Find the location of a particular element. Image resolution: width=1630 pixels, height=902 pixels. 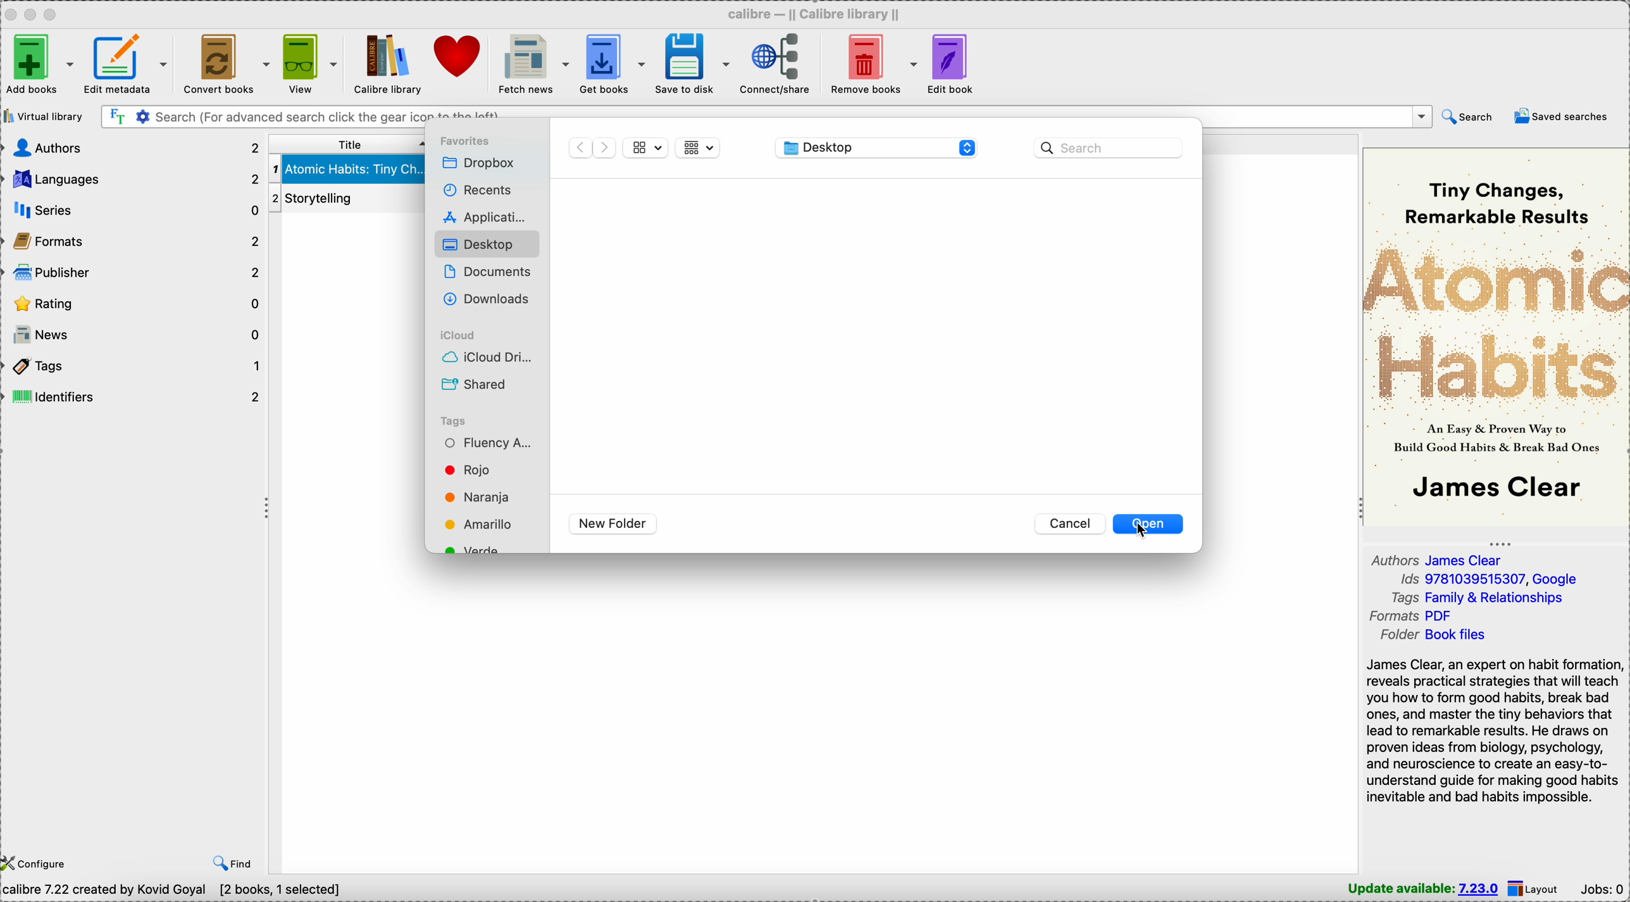

Desktop is located at coordinates (486, 244).